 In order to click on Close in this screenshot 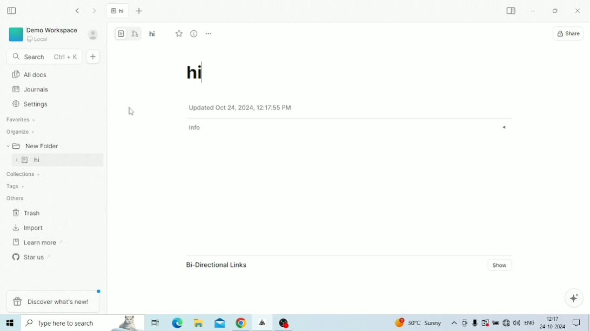, I will do `click(579, 11)`.